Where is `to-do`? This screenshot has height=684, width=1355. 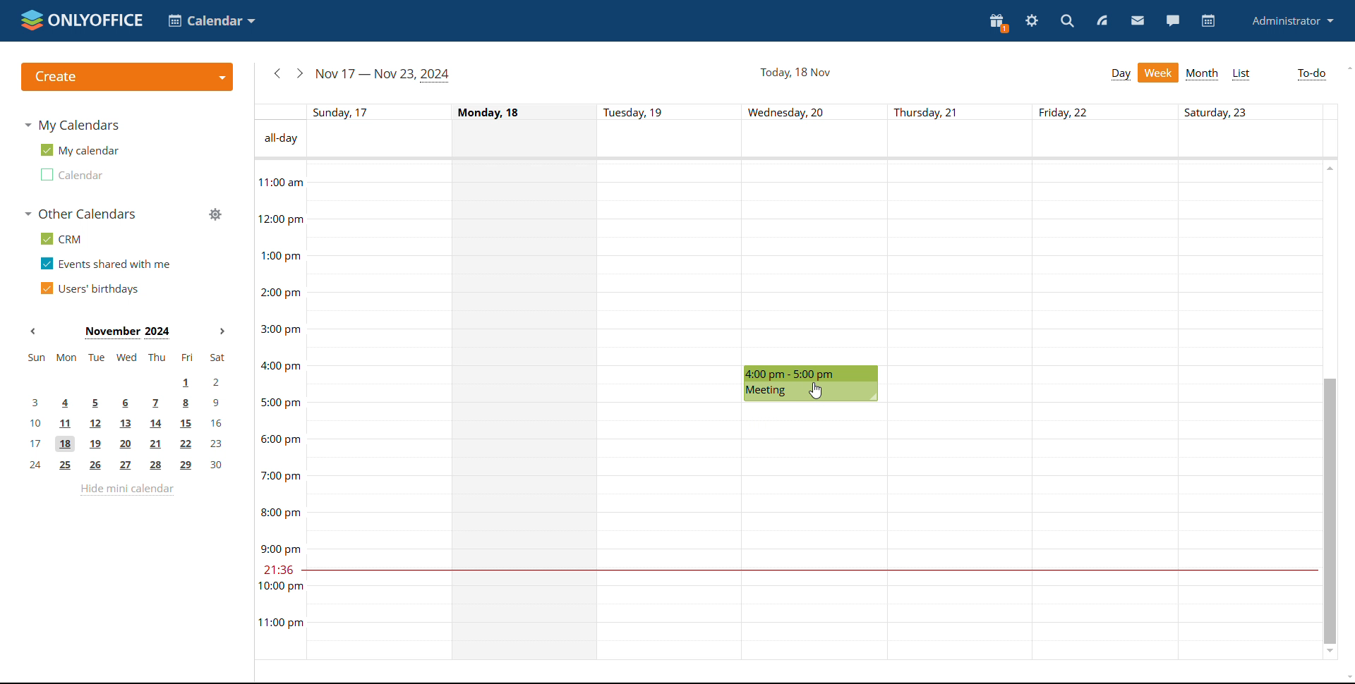
to-do is located at coordinates (1312, 75).